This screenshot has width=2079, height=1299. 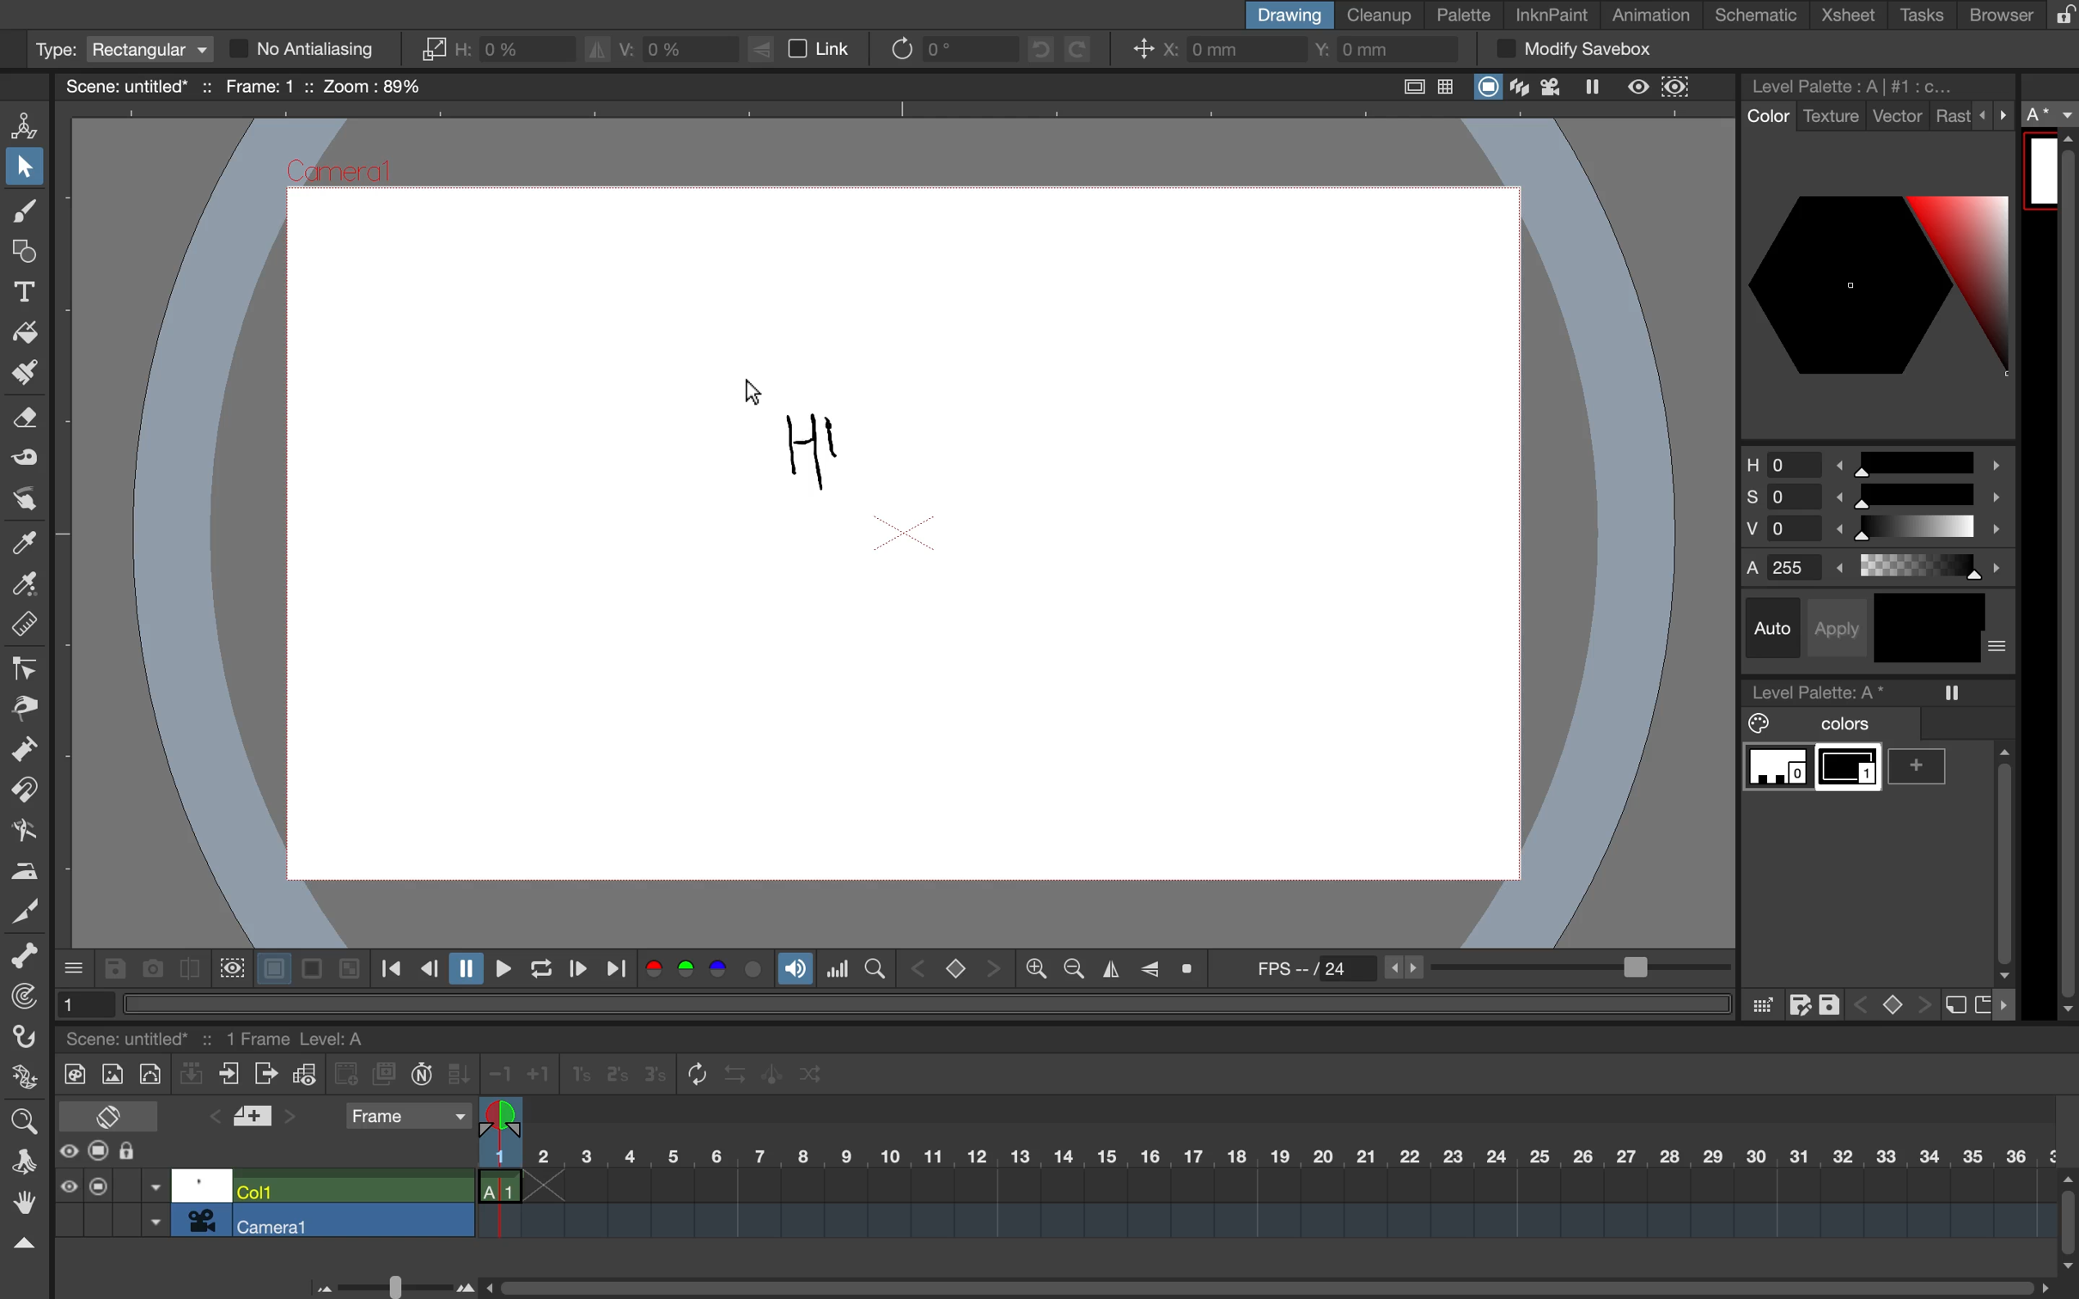 I want to click on animate tool, so click(x=30, y=124).